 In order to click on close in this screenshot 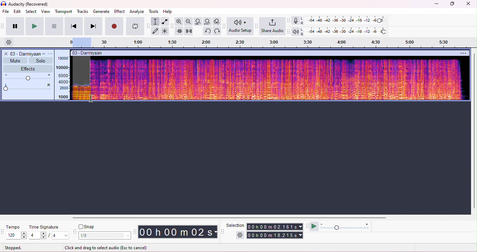, I will do `click(468, 4)`.